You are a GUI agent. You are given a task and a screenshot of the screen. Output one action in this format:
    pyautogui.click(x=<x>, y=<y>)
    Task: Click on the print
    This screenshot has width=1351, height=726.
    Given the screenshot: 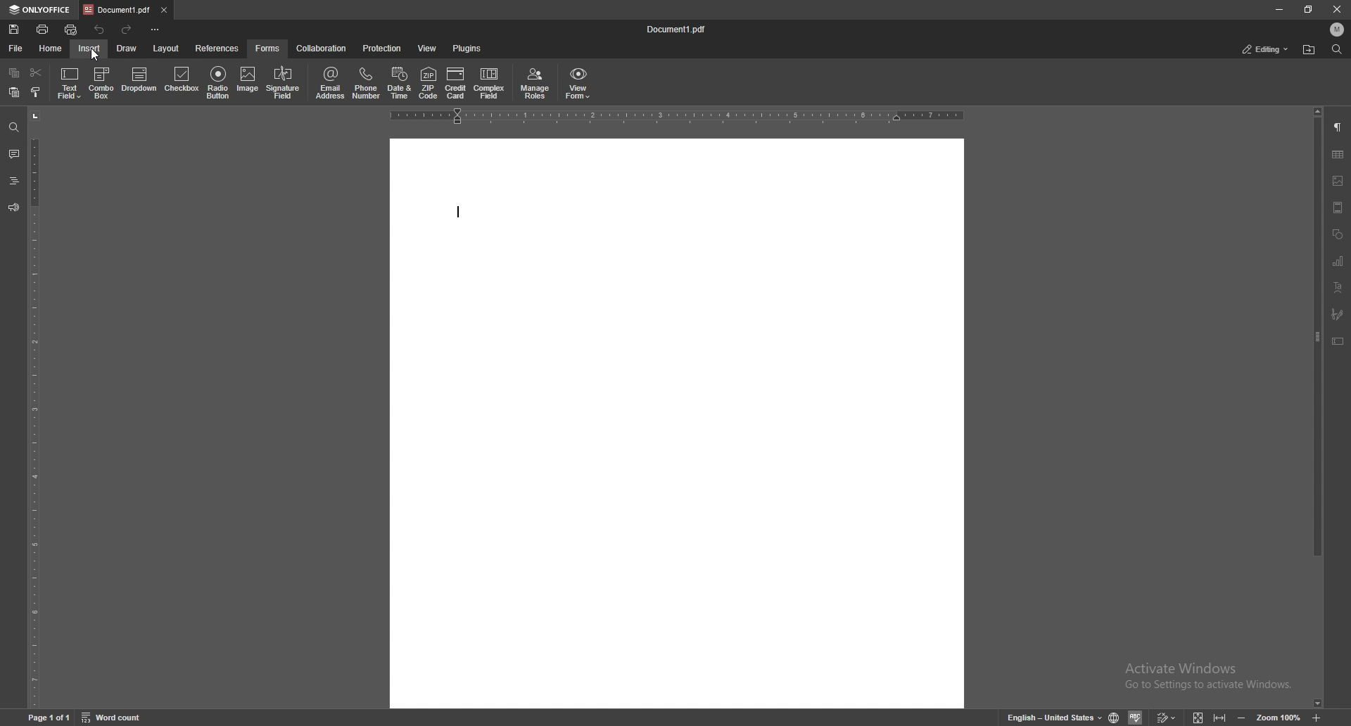 What is the action you would take?
    pyautogui.click(x=43, y=29)
    